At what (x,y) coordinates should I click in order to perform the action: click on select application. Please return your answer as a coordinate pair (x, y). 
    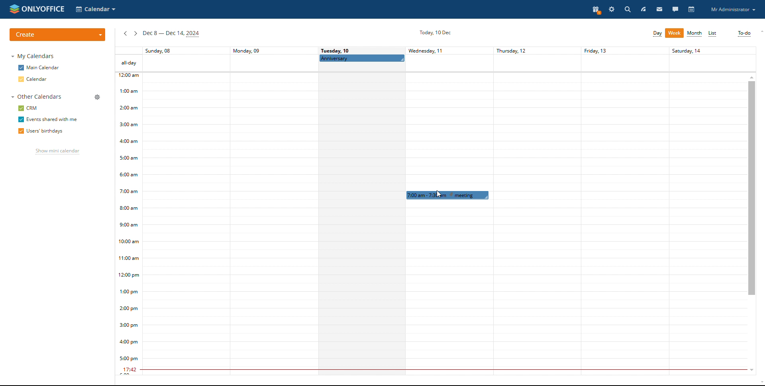
    Looking at the image, I should click on (96, 10).